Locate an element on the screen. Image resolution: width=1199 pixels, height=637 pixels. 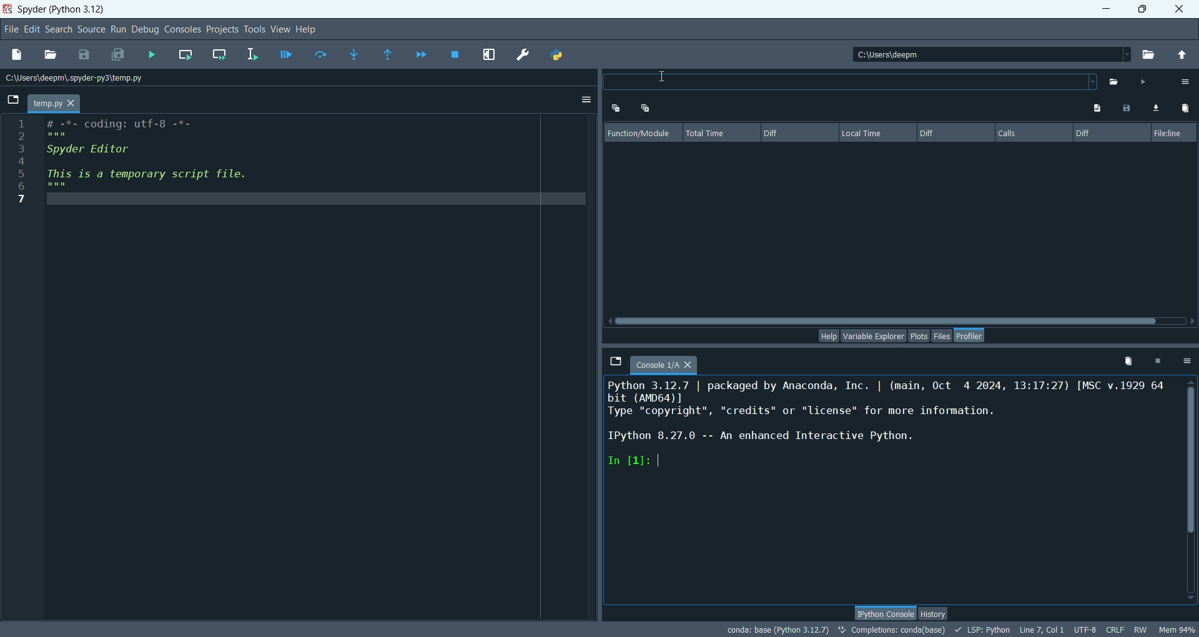
expand one level up is located at coordinates (615, 109).